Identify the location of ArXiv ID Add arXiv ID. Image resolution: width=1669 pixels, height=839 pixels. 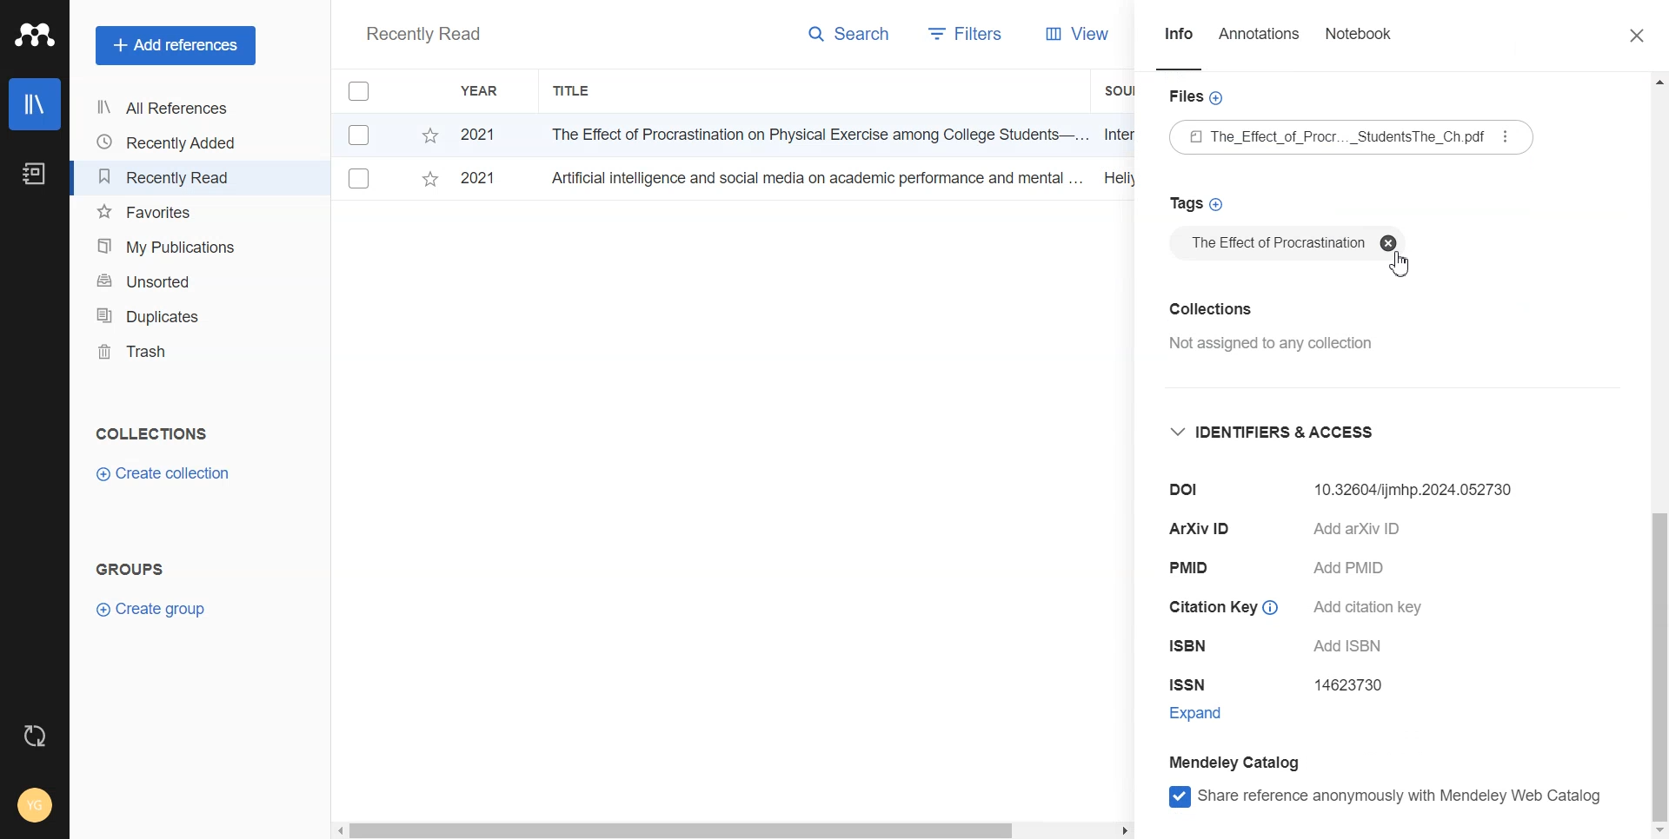
(1312, 531).